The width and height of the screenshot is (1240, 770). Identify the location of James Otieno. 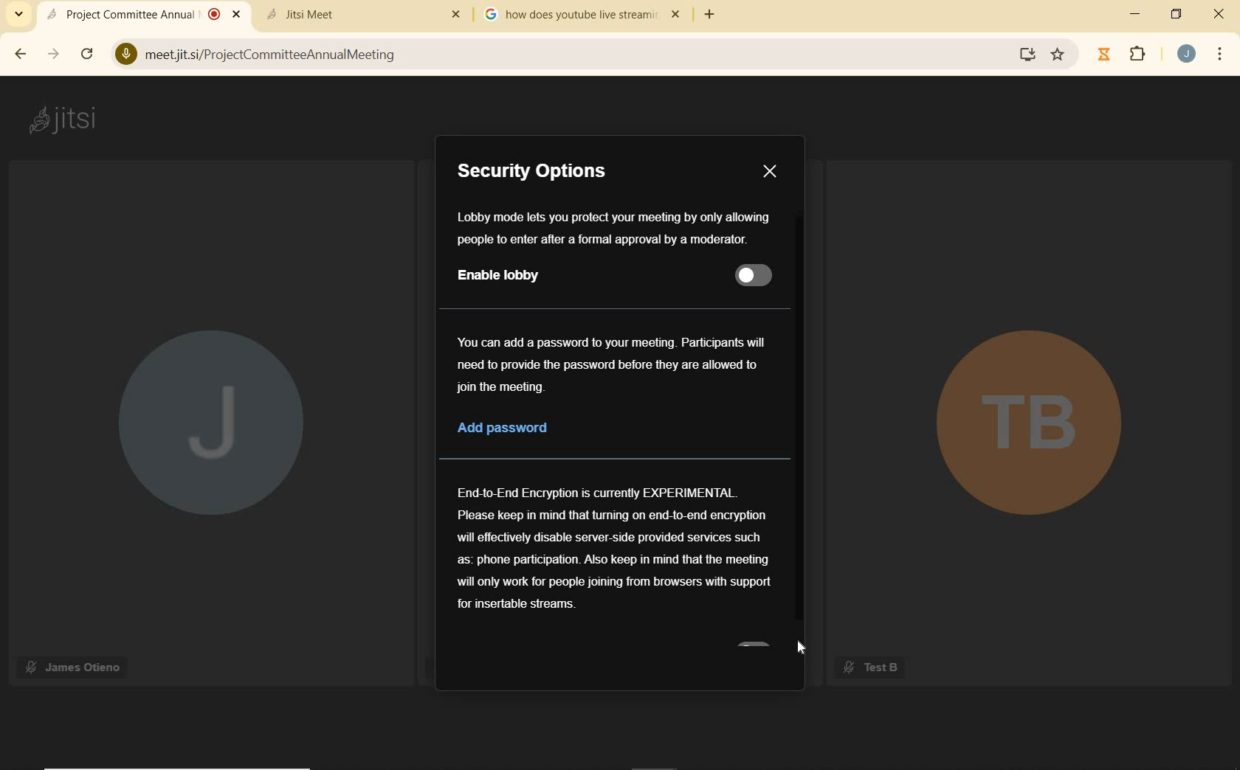
(75, 665).